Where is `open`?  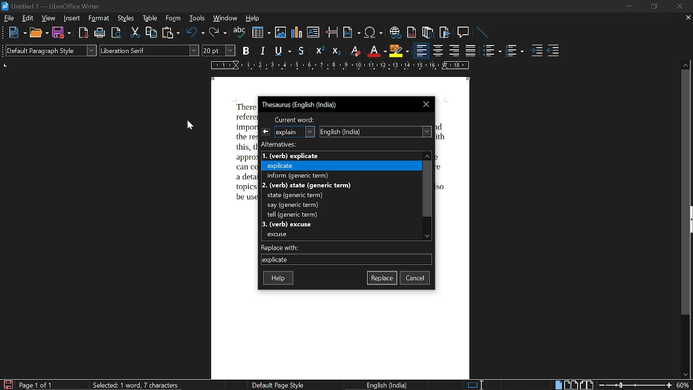
open is located at coordinates (38, 33).